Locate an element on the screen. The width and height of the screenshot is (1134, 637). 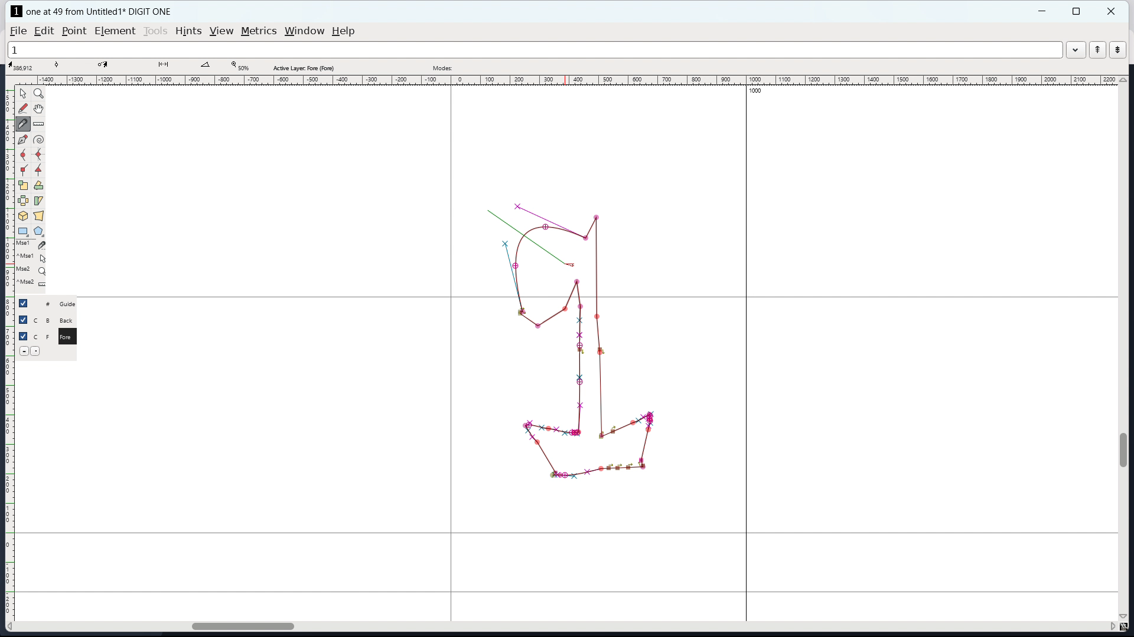
window is located at coordinates (305, 31).